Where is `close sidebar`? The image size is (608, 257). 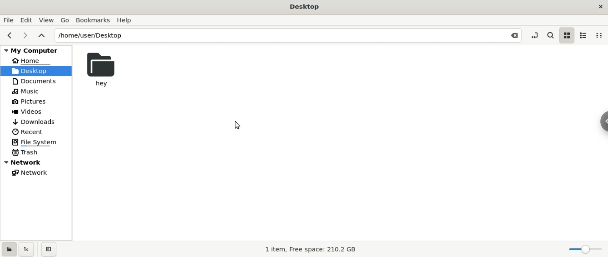
close sidebar is located at coordinates (49, 249).